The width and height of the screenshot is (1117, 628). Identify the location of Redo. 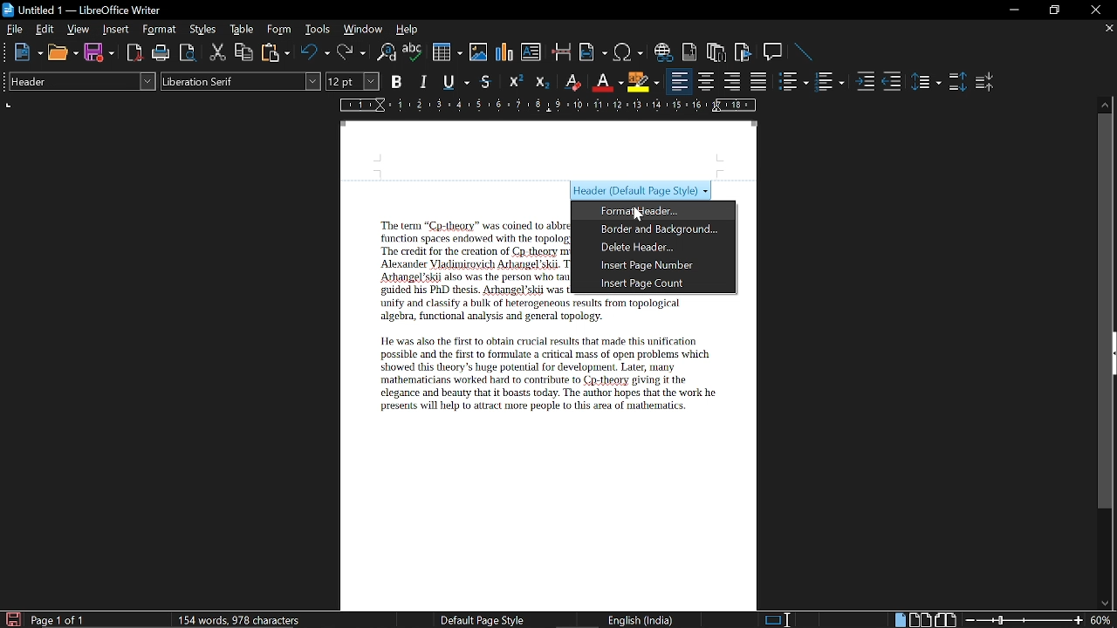
(351, 52).